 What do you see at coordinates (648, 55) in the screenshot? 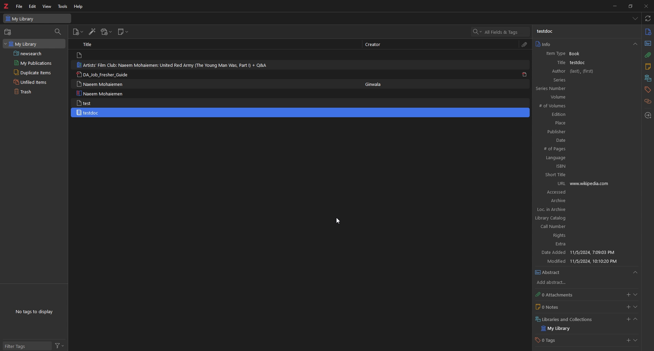
I see `attachment` at bounding box center [648, 55].